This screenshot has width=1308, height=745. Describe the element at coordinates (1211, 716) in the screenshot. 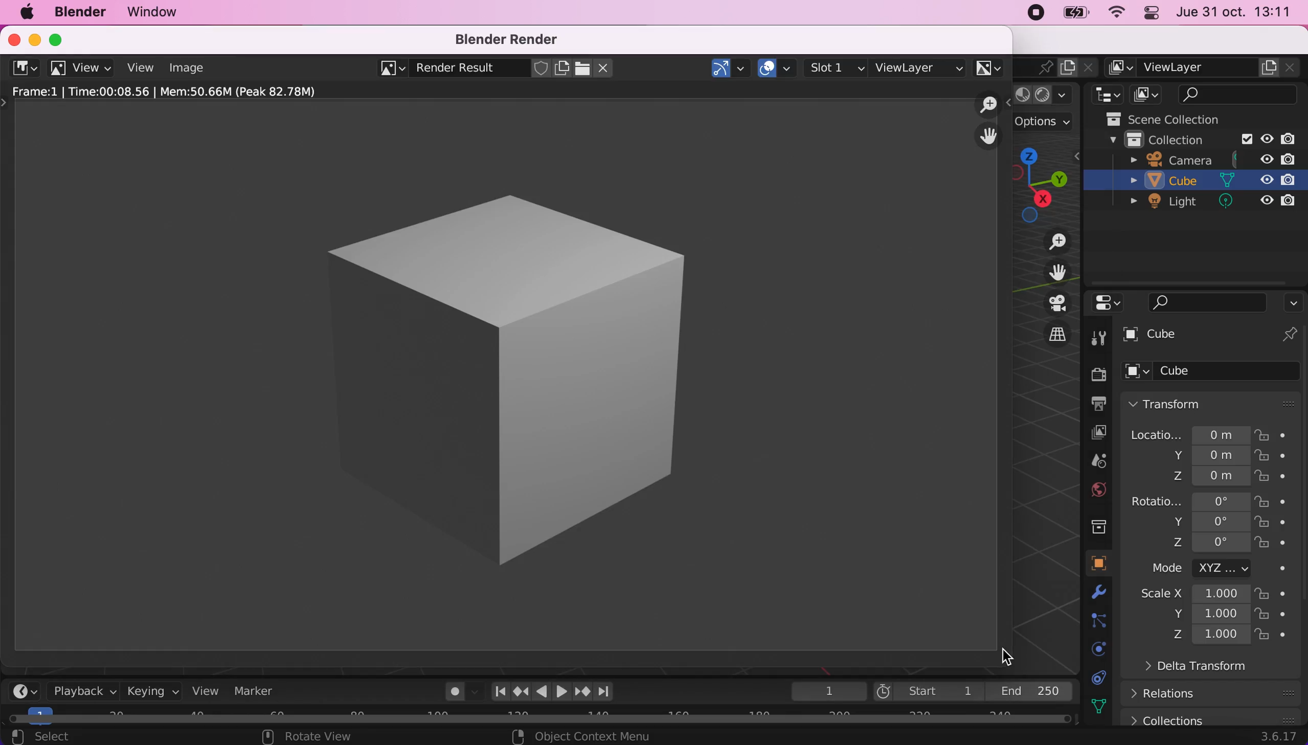

I see `collections` at that location.